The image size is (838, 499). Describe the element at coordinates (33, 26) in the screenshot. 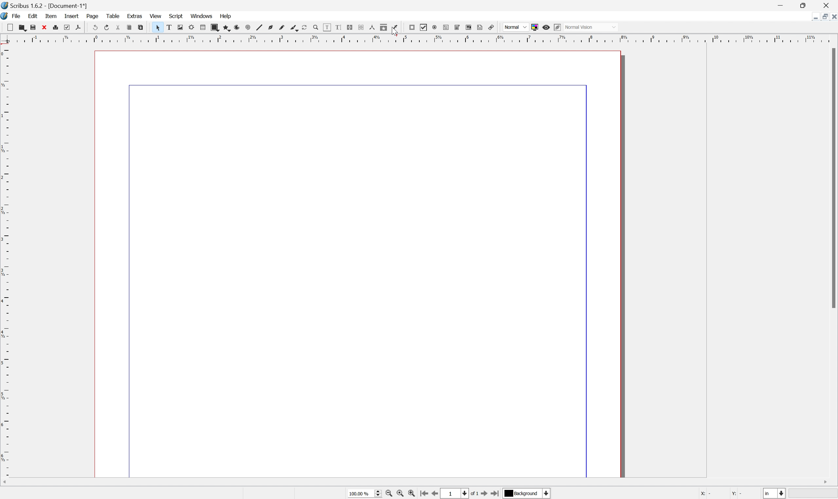

I see `save` at that location.